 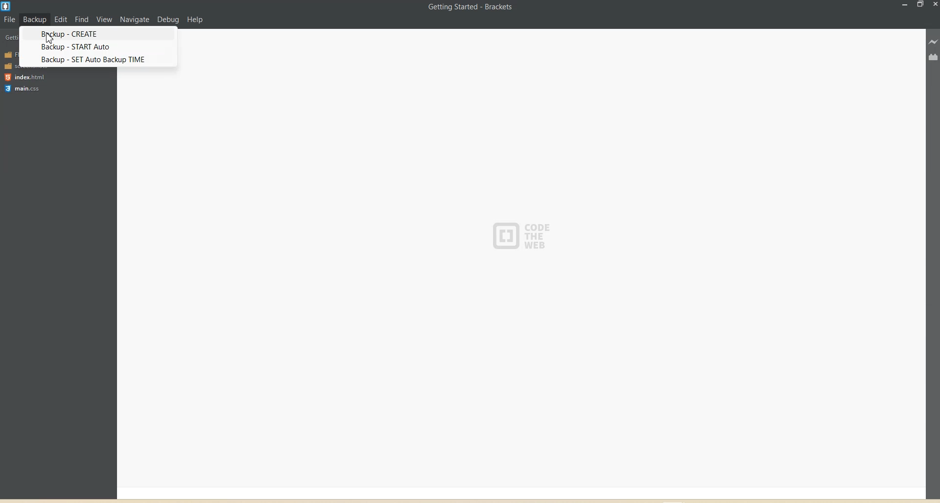 What do you see at coordinates (906, 5) in the screenshot?
I see `Minimize` at bounding box center [906, 5].